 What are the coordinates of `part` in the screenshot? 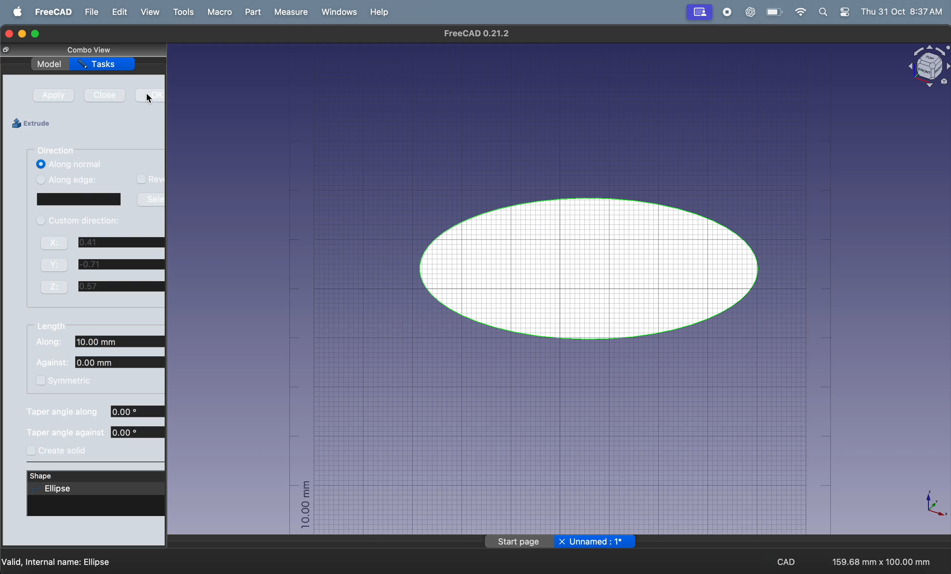 It's located at (251, 12).